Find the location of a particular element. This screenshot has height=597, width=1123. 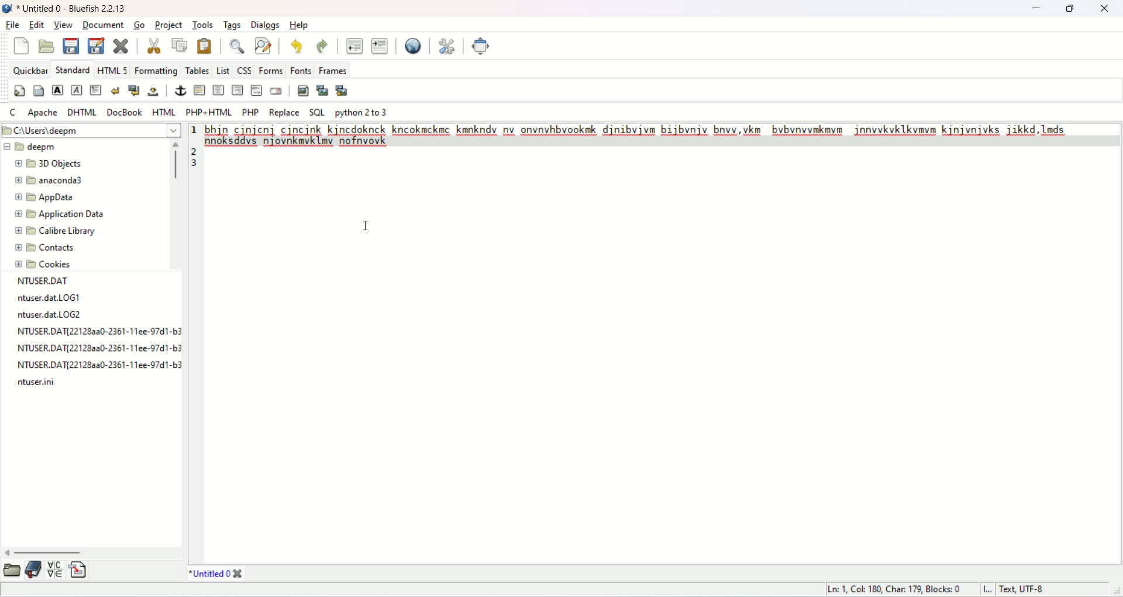

save file as is located at coordinates (97, 46).